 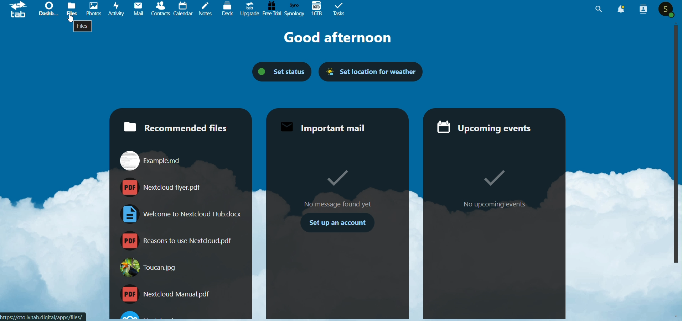 I want to click on Goof Afternoon, so click(x=338, y=38).